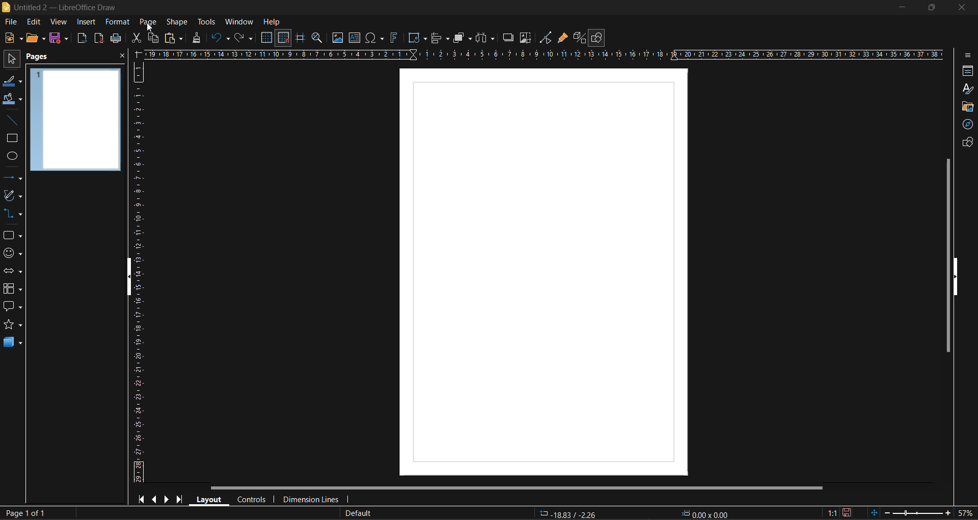  I want to click on show draw functions, so click(599, 38).